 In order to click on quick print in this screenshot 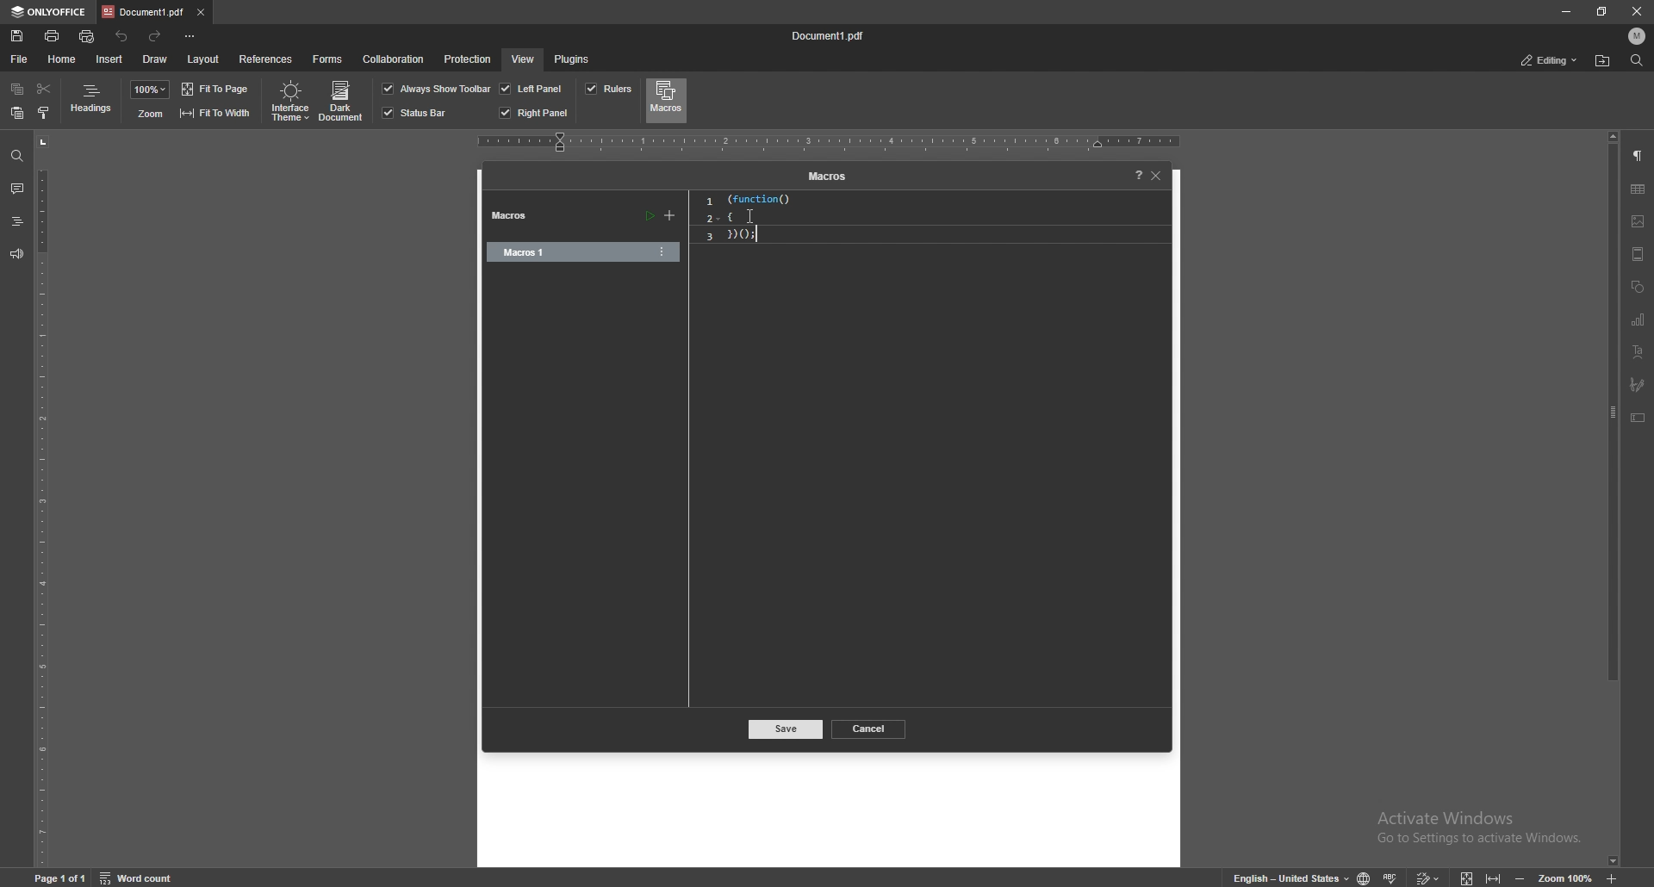, I will do `click(89, 36)`.